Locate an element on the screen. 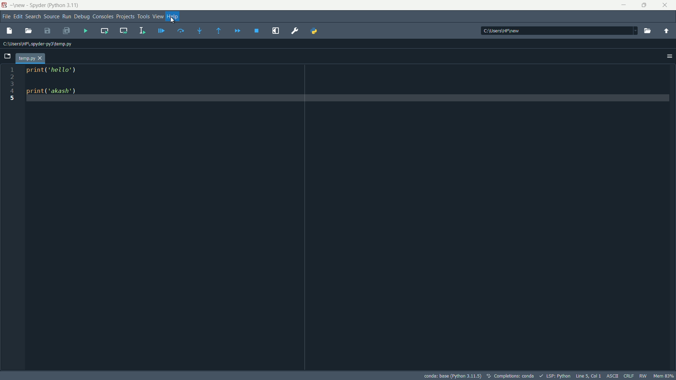  python 3.11 is located at coordinates (65, 5).